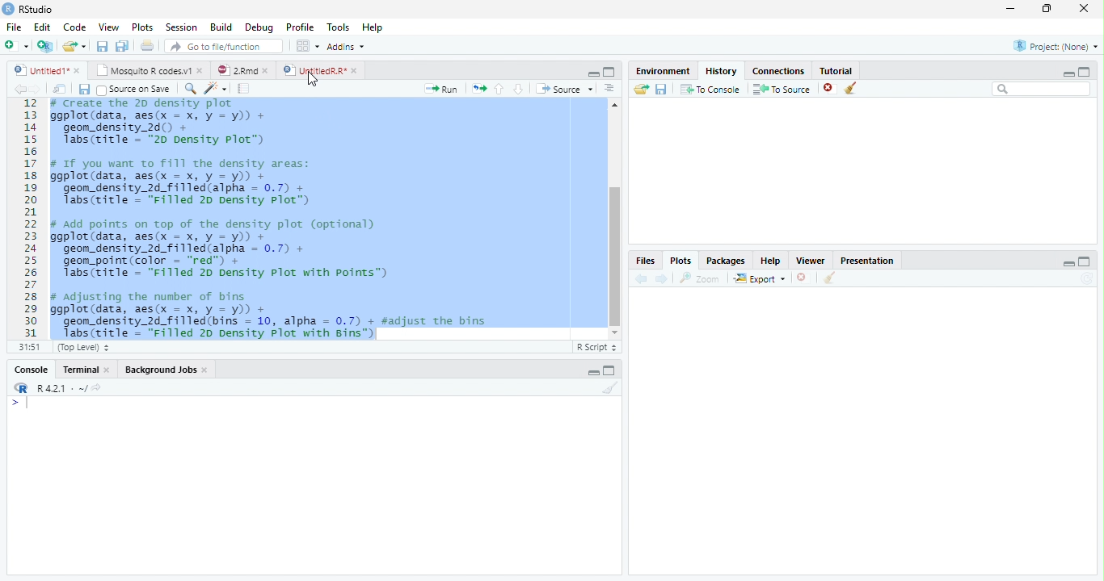  What do you see at coordinates (372, 28) in the screenshot?
I see `Help` at bounding box center [372, 28].